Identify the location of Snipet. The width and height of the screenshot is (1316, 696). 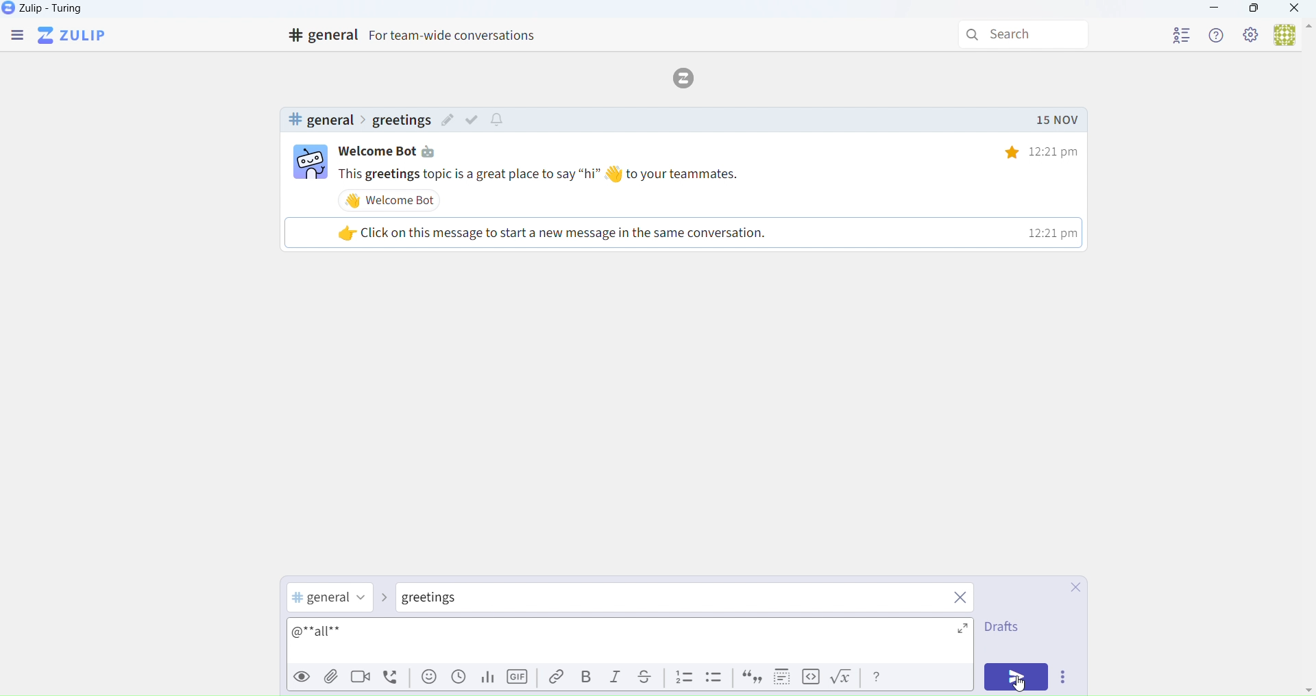
(716, 680).